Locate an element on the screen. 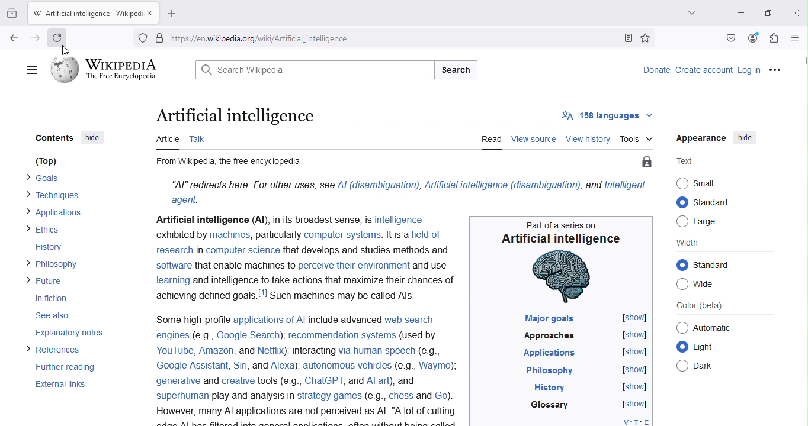  Read is located at coordinates (491, 139).